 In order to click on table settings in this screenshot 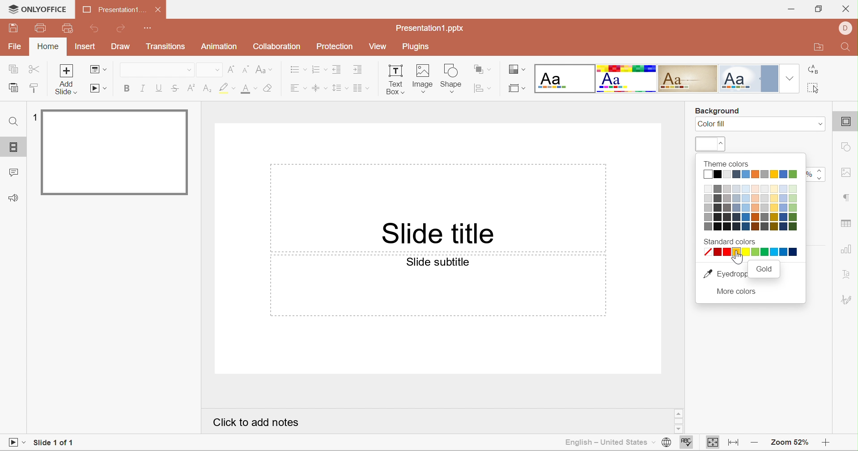, I will do `click(847, 221)`.